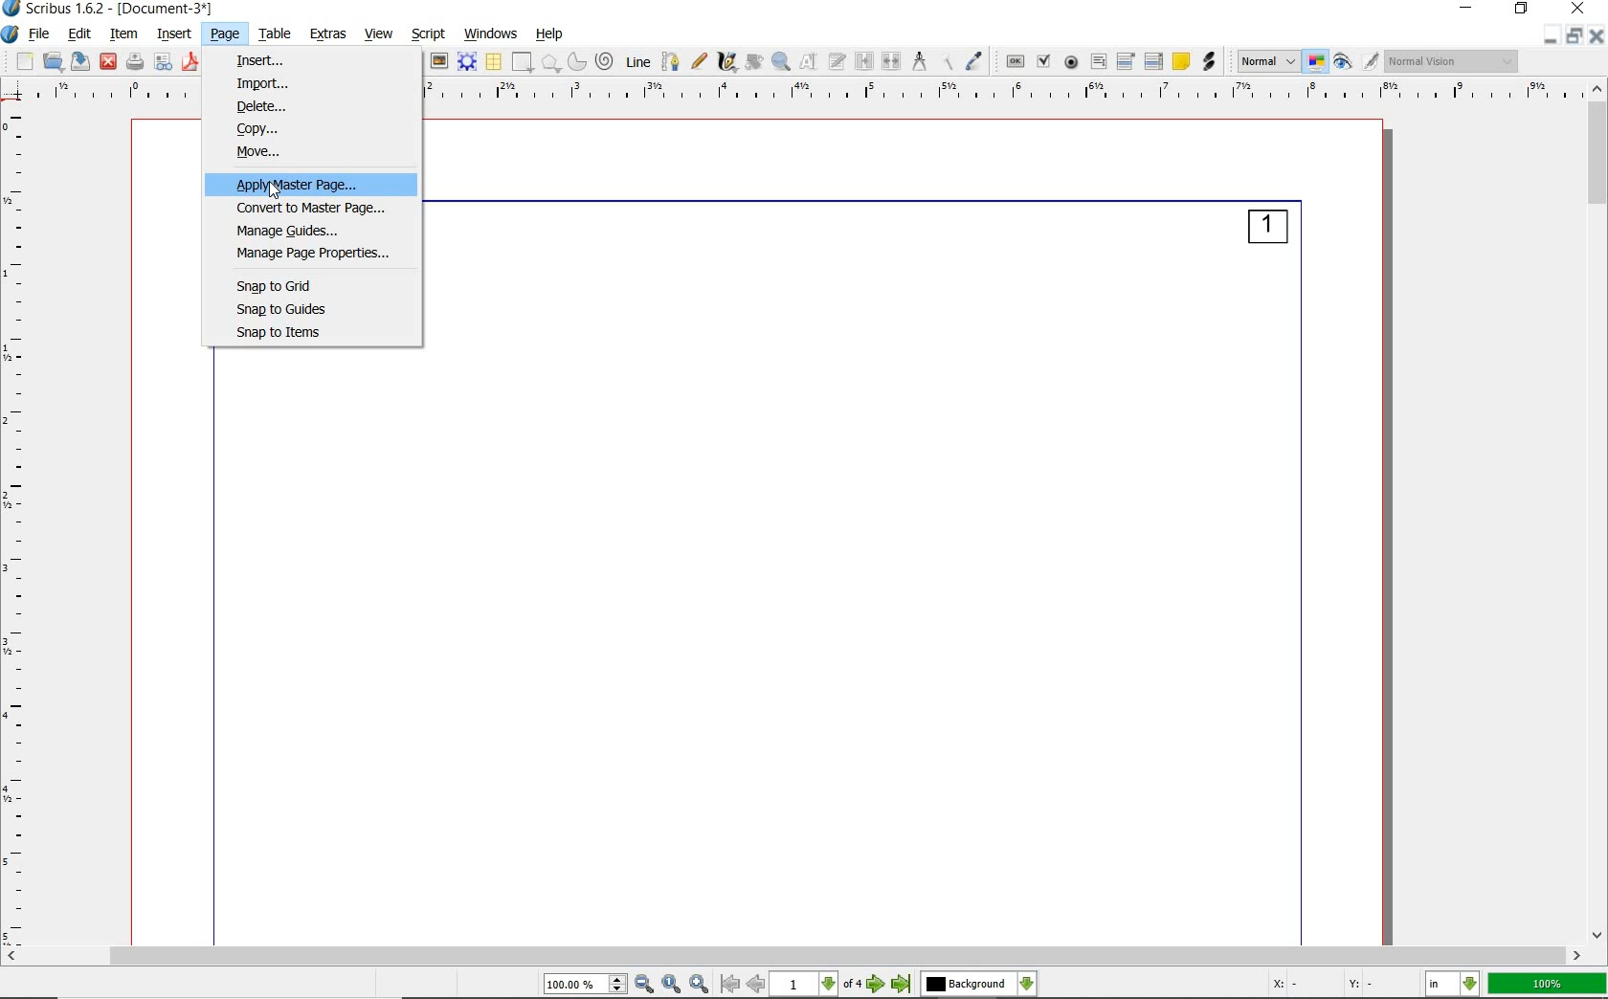  What do you see at coordinates (1453, 983) in the screenshot?
I see `select the current unit` at bounding box center [1453, 983].